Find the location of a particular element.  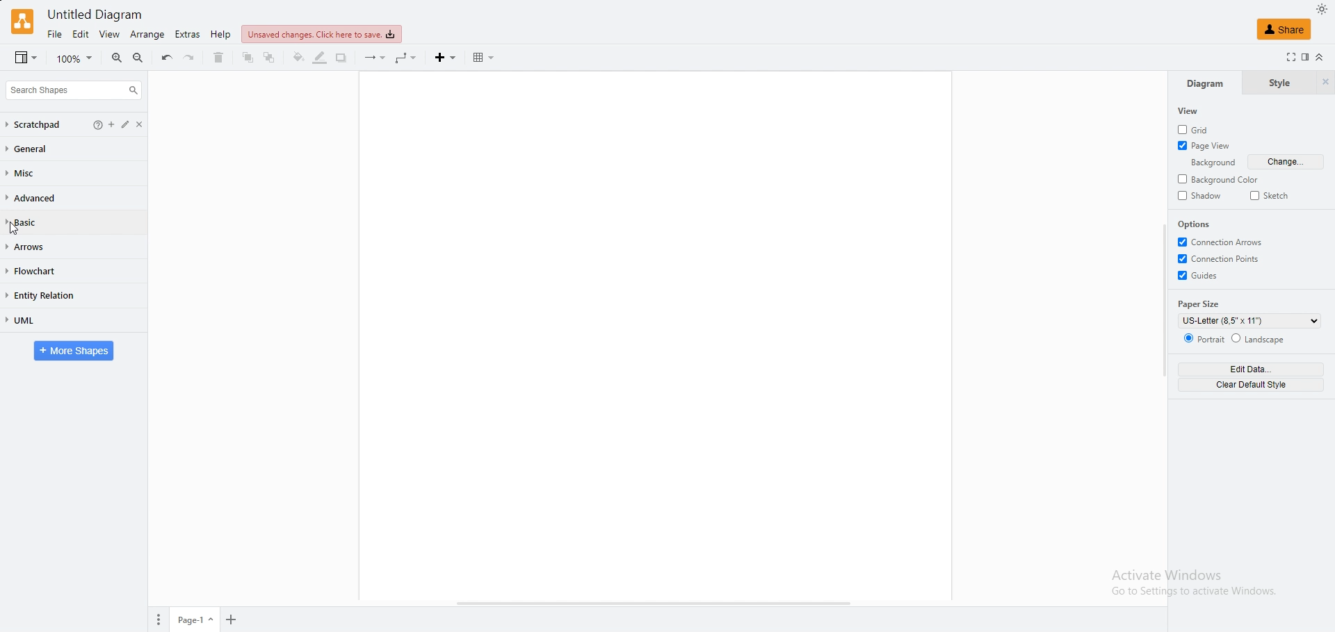

table is located at coordinates (484, 58).